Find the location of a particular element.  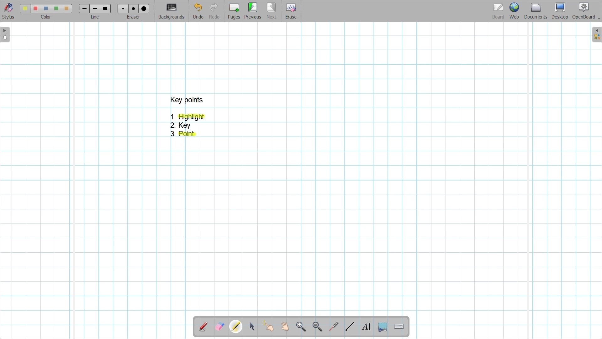

Stylus menu at the bottom of the page is located at coordinates (9, 11).